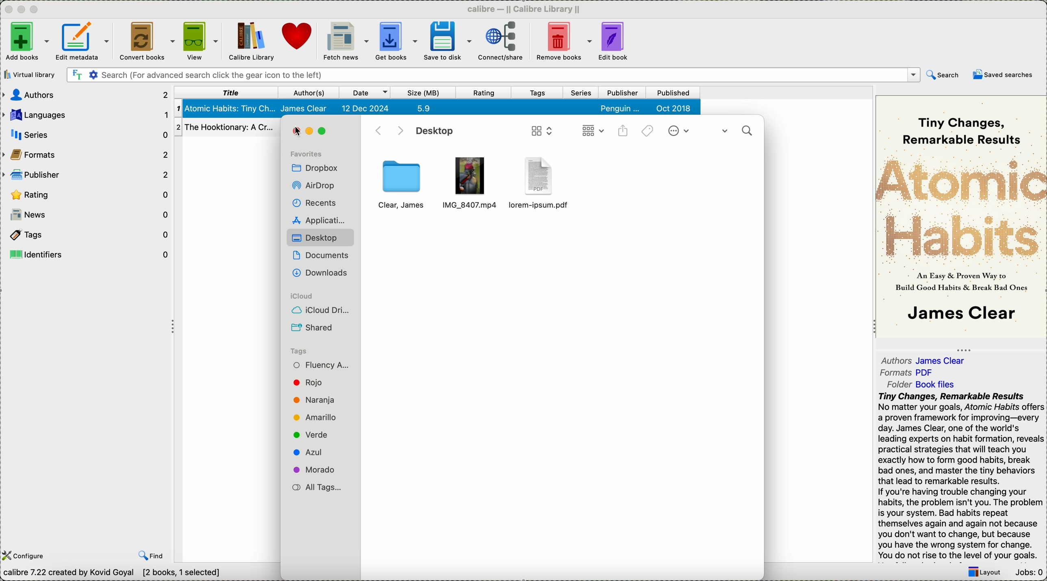  What do you see at coordinates (86, 114) in the screenshot?
I see `languages` at bounding box center [86, 114].